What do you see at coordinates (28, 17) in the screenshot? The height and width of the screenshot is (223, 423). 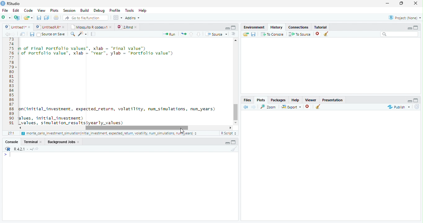 I see `Open an existing file` at bounding box center [28, 17].